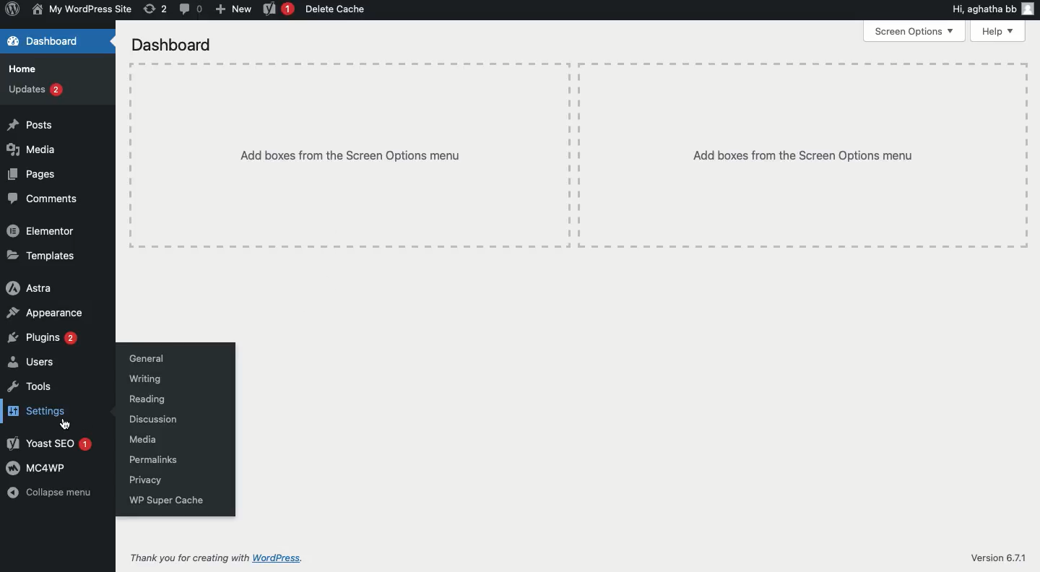 The image size is (1040, 572). What do you see at coordinates (41, 338) in the screenshot?
I see `Plugins` at bounding box center [41, 338].